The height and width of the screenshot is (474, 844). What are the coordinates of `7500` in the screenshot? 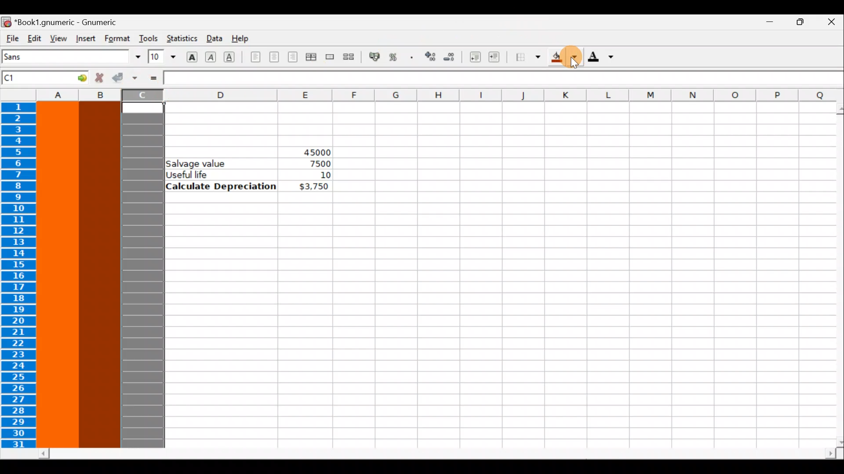 It's located at (317, 164).